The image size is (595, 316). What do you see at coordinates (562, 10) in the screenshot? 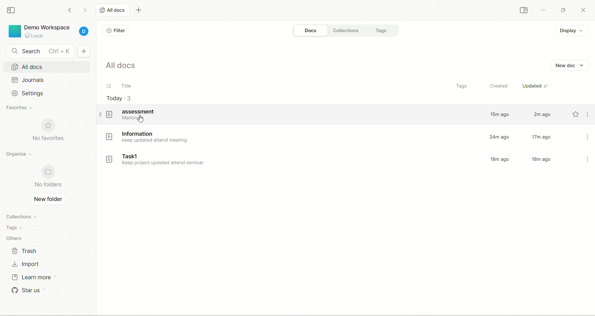
I see `maximize` at bounding box center [562, 10].